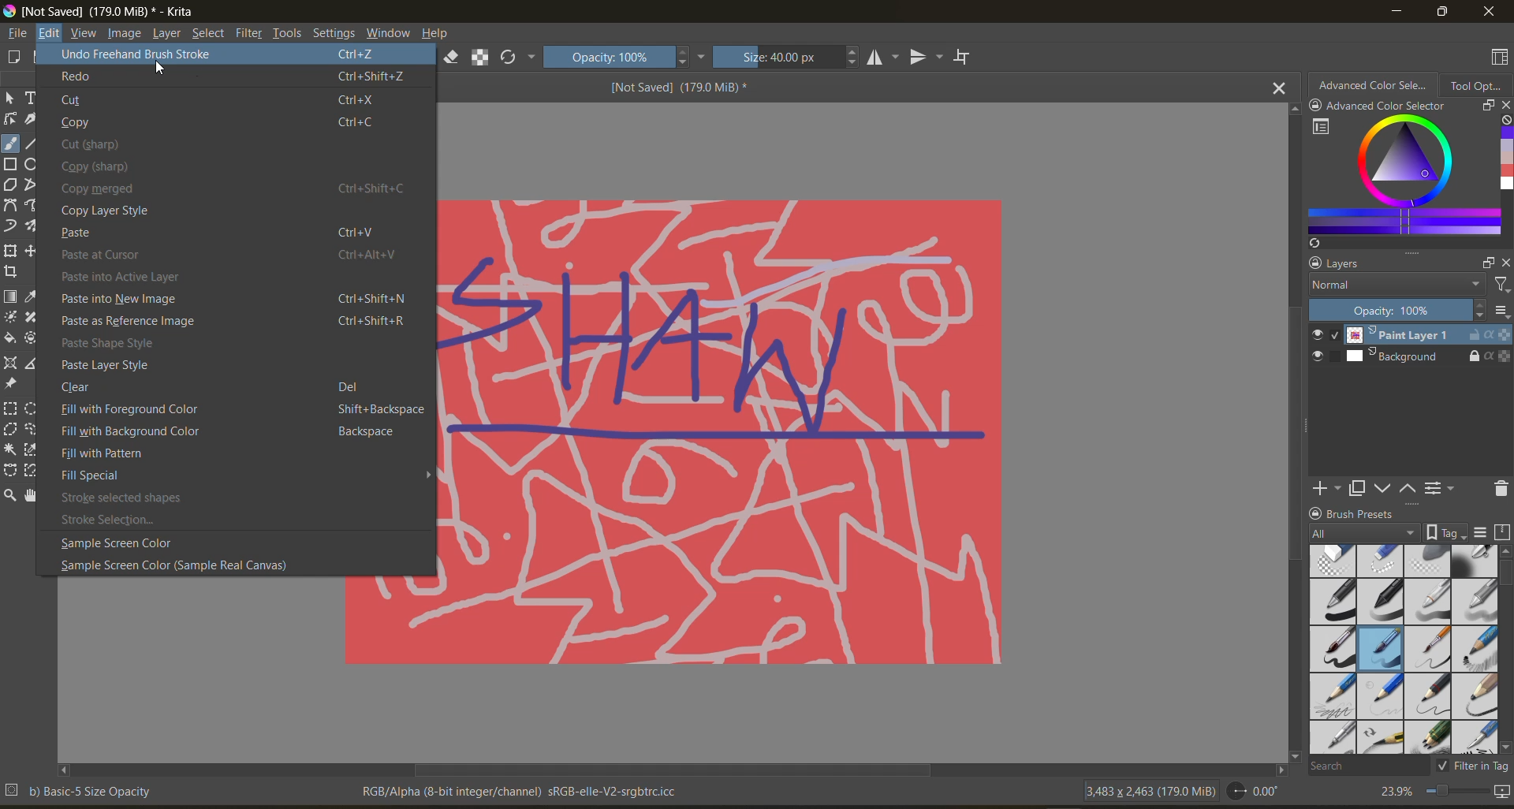 This screenshot has height=809, width=1514. Describe the element at coordinates (1315, 265) in the screenshot. I see `lock docker` at that location.